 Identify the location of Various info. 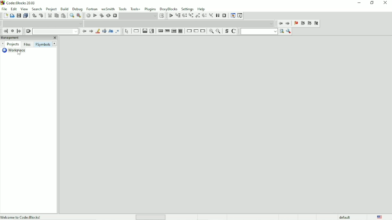
(240, 16).